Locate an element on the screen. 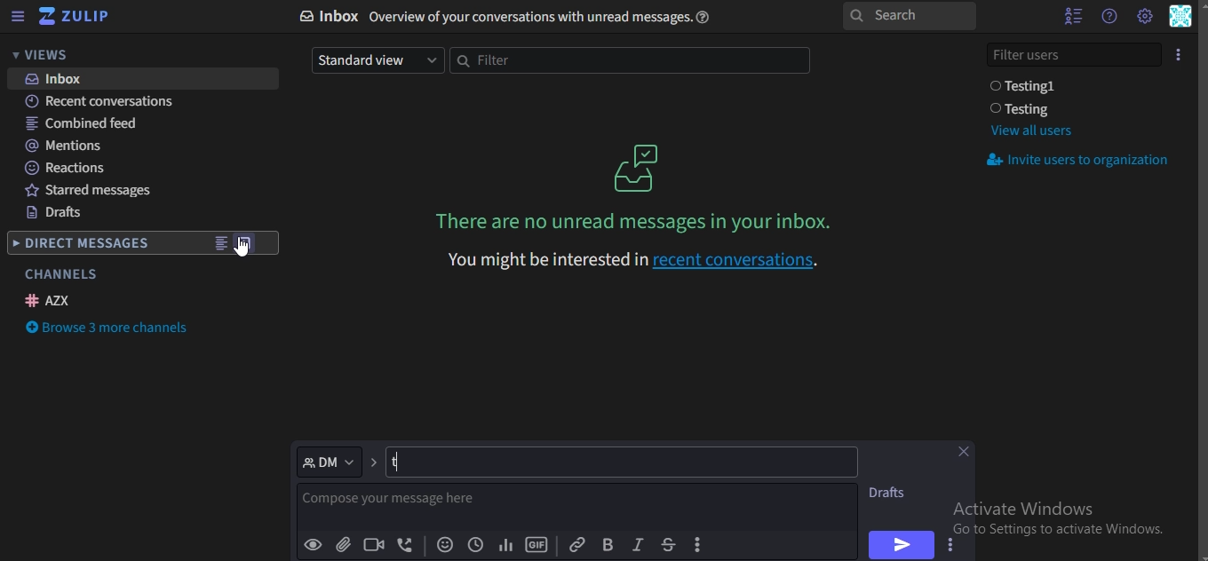 The height and width of the screenshot is (561, 1208). recent conversations. is located at coordinates (636, 259).